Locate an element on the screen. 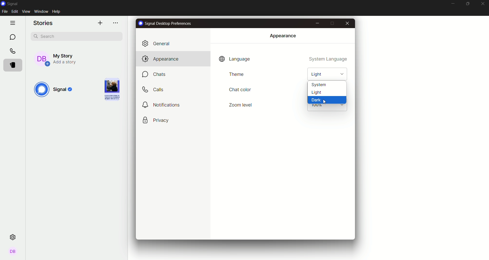  general is located at coordinates (159, 43).